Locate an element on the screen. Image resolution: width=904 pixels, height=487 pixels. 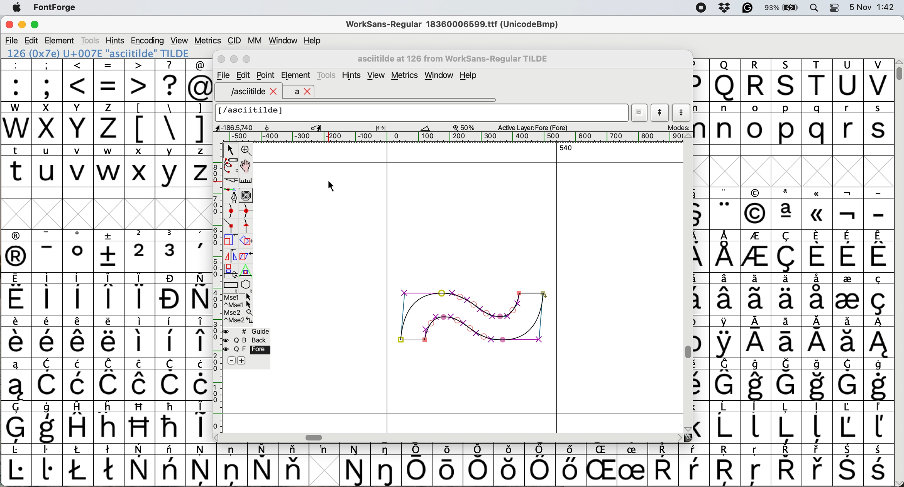
symbol is located at coordinates (725, 337).